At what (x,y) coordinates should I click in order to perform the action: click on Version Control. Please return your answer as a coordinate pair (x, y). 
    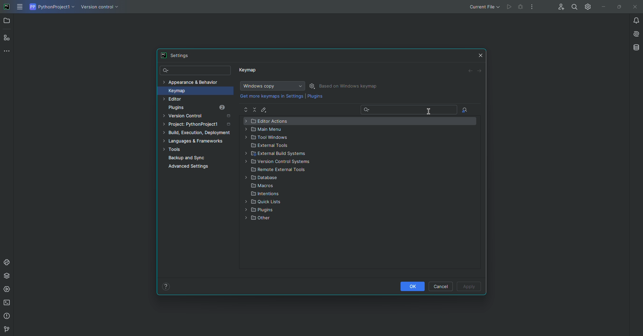
    Looking at the image, I should click on (280, 163).